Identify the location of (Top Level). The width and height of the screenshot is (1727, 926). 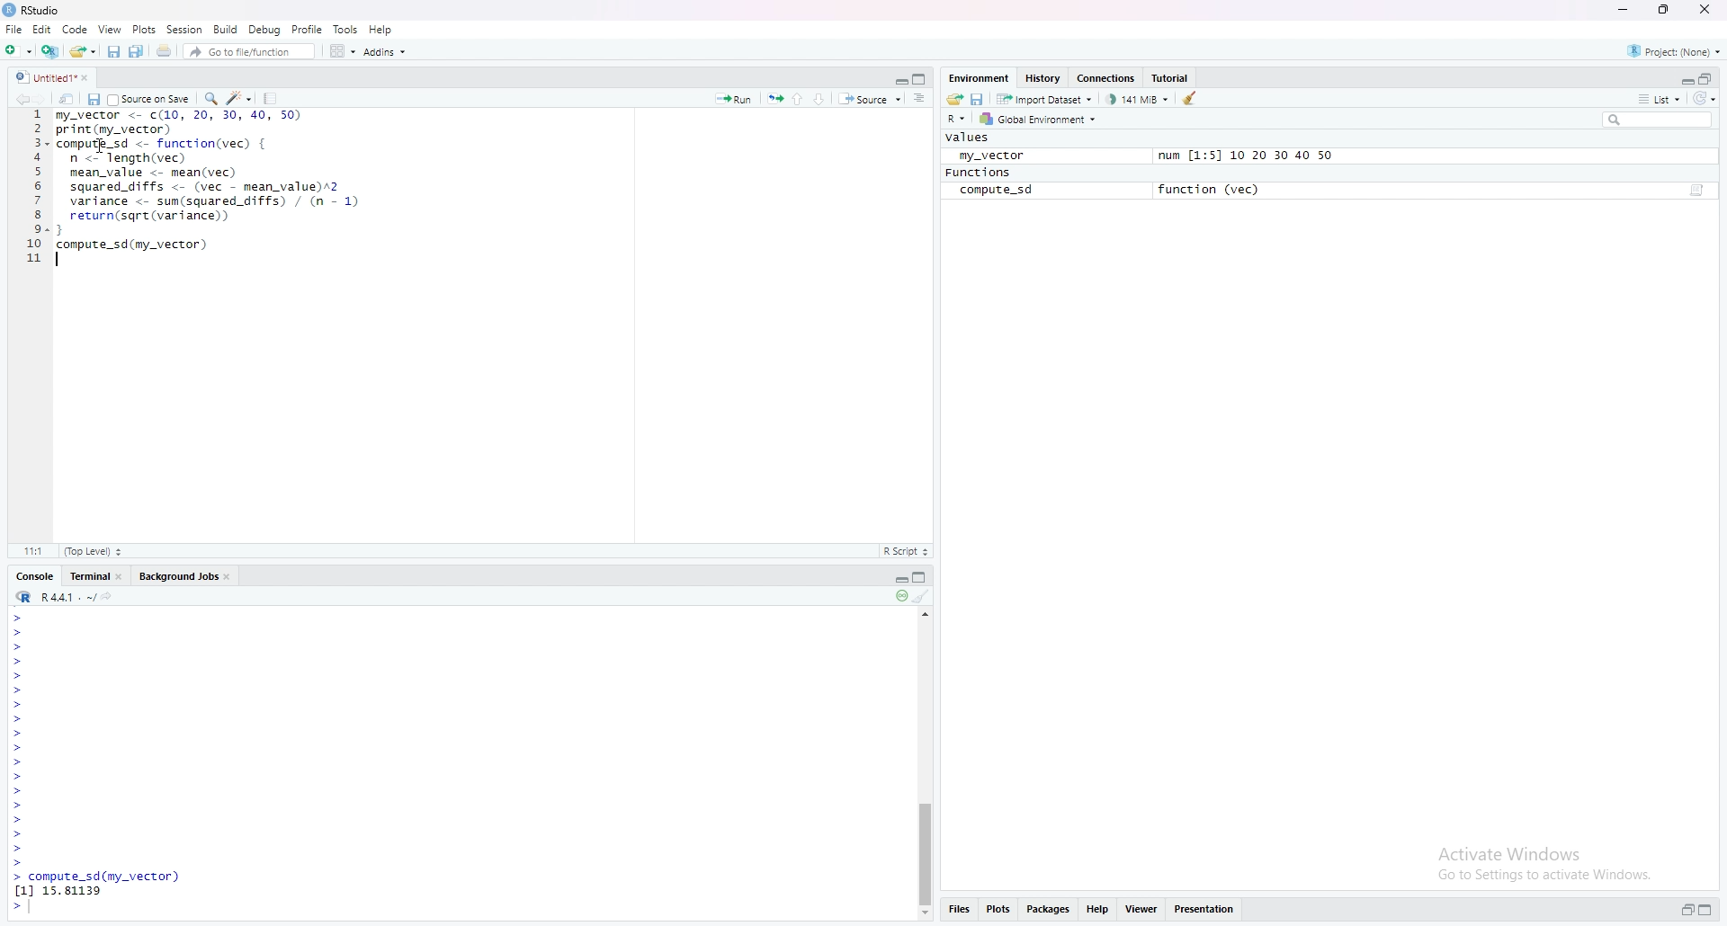
(92, 551).